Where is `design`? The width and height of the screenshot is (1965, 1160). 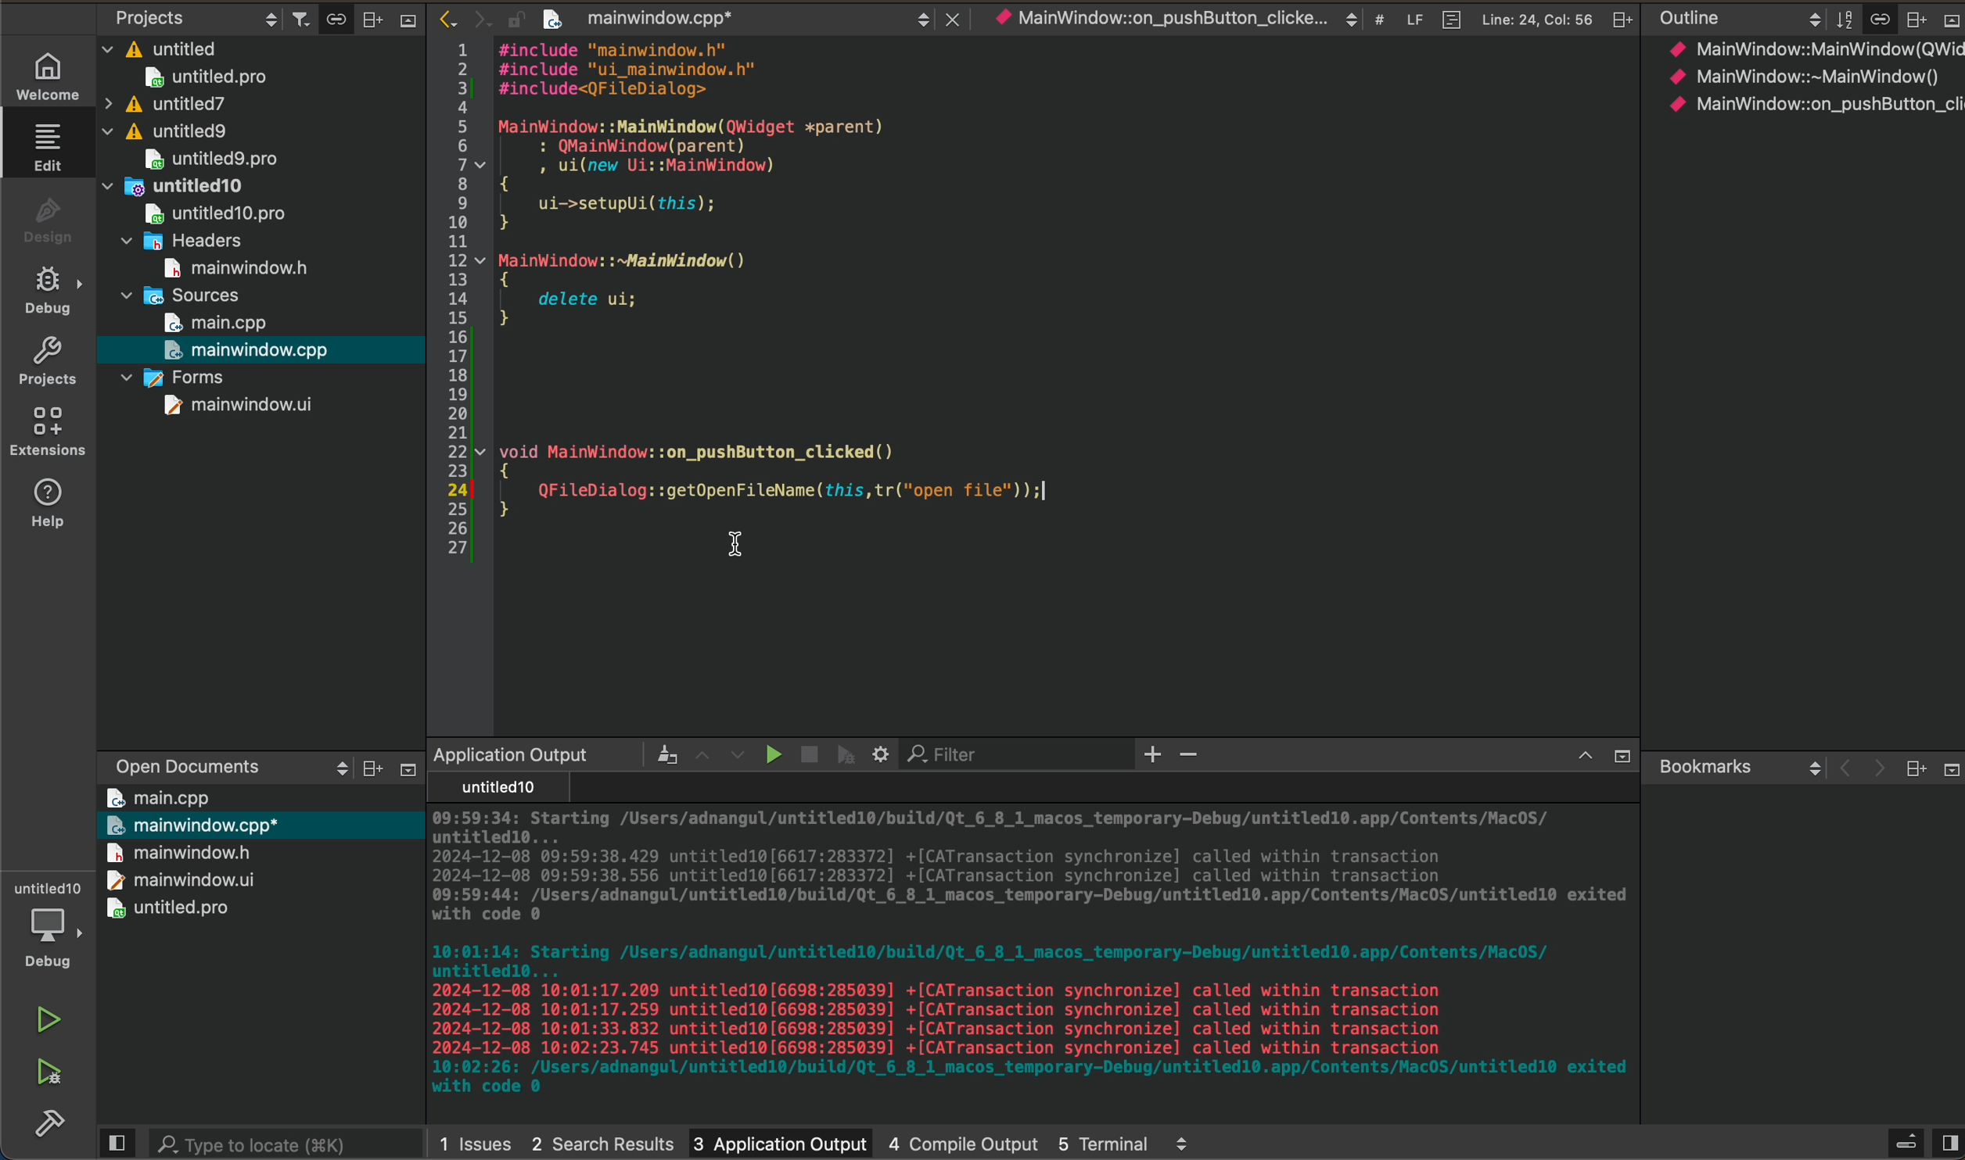 design is located at coordinates (46, 220).